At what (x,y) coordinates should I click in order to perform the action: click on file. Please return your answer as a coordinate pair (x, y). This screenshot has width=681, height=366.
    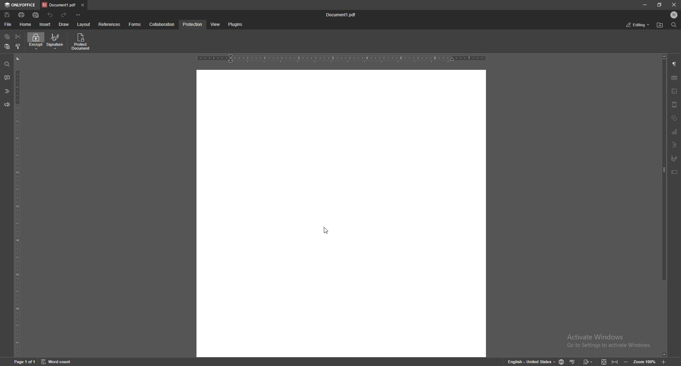
    Looking at the image, I should click on (7, 25).